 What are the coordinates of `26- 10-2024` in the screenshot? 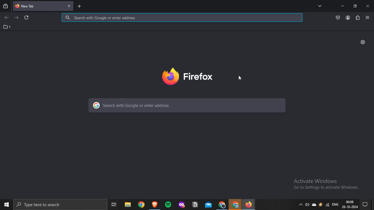 It's located at (350, 207).